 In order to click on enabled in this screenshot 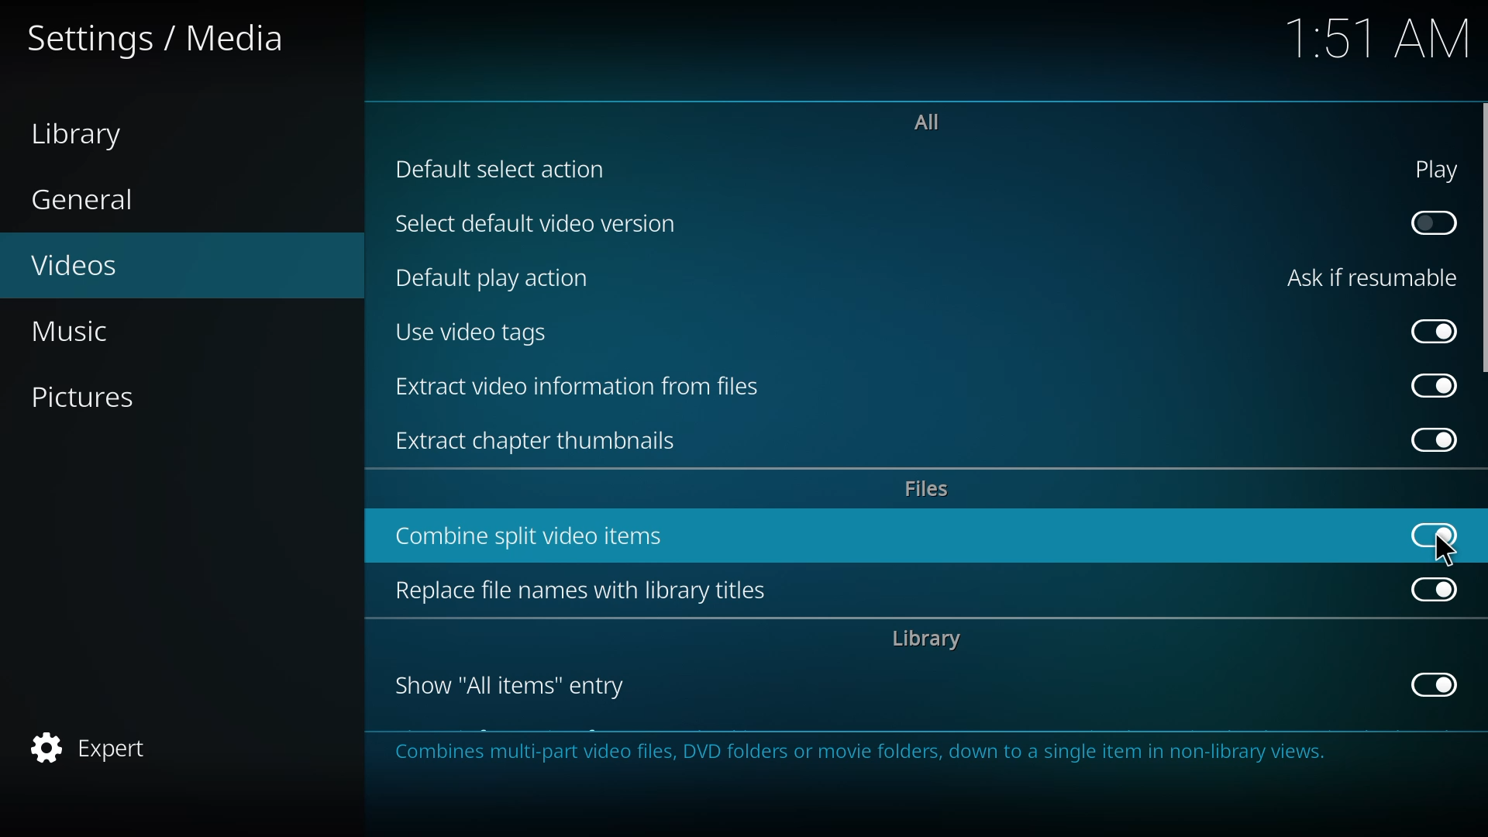, I will do `click(1430, 385)`.